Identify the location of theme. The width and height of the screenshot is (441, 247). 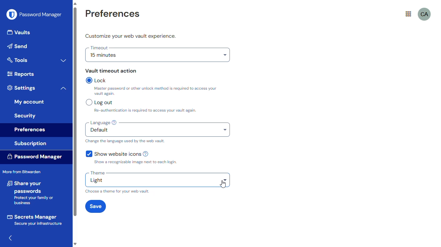
(97, 173).